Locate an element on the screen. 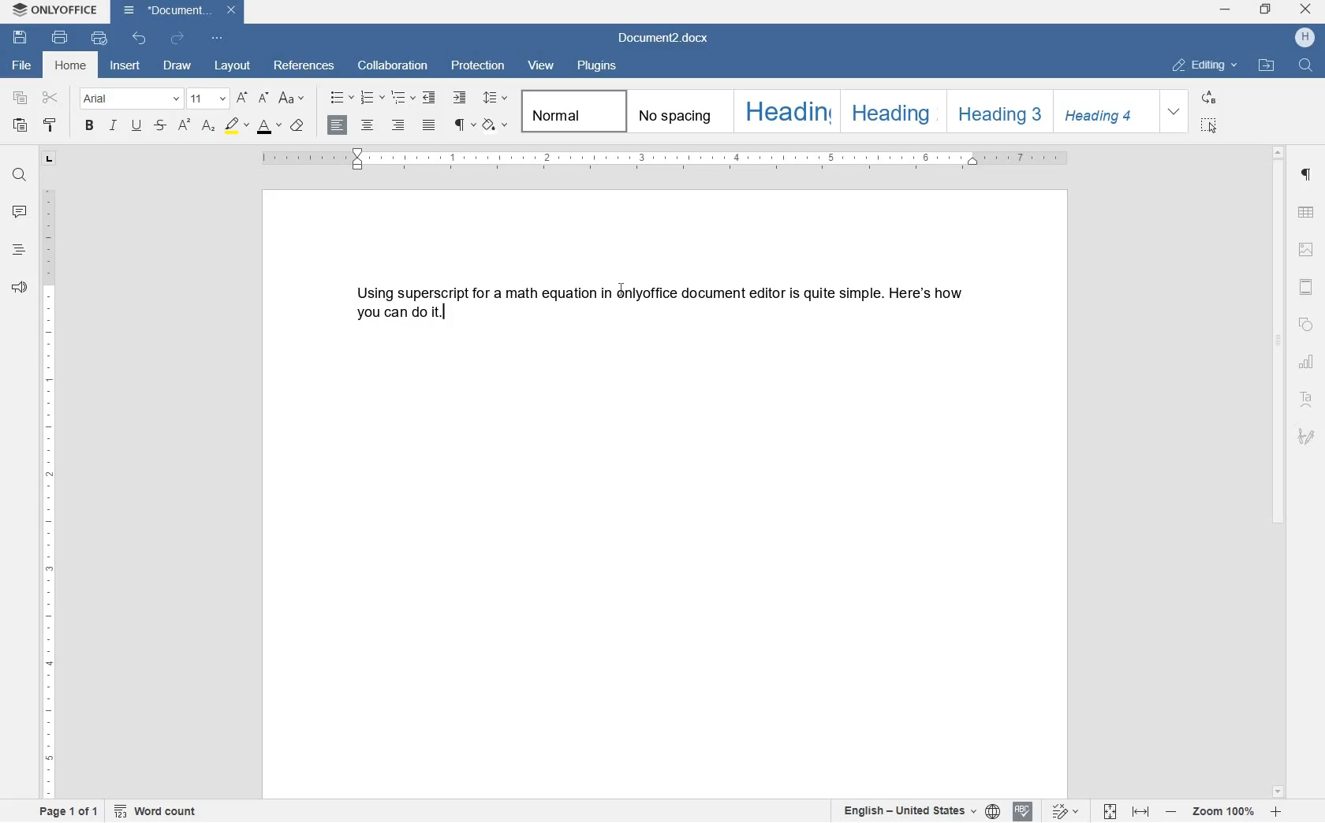 Image resolution: width=1325 pixels, height=823 pixels. decrement font size is located at coordinates (263, 97).